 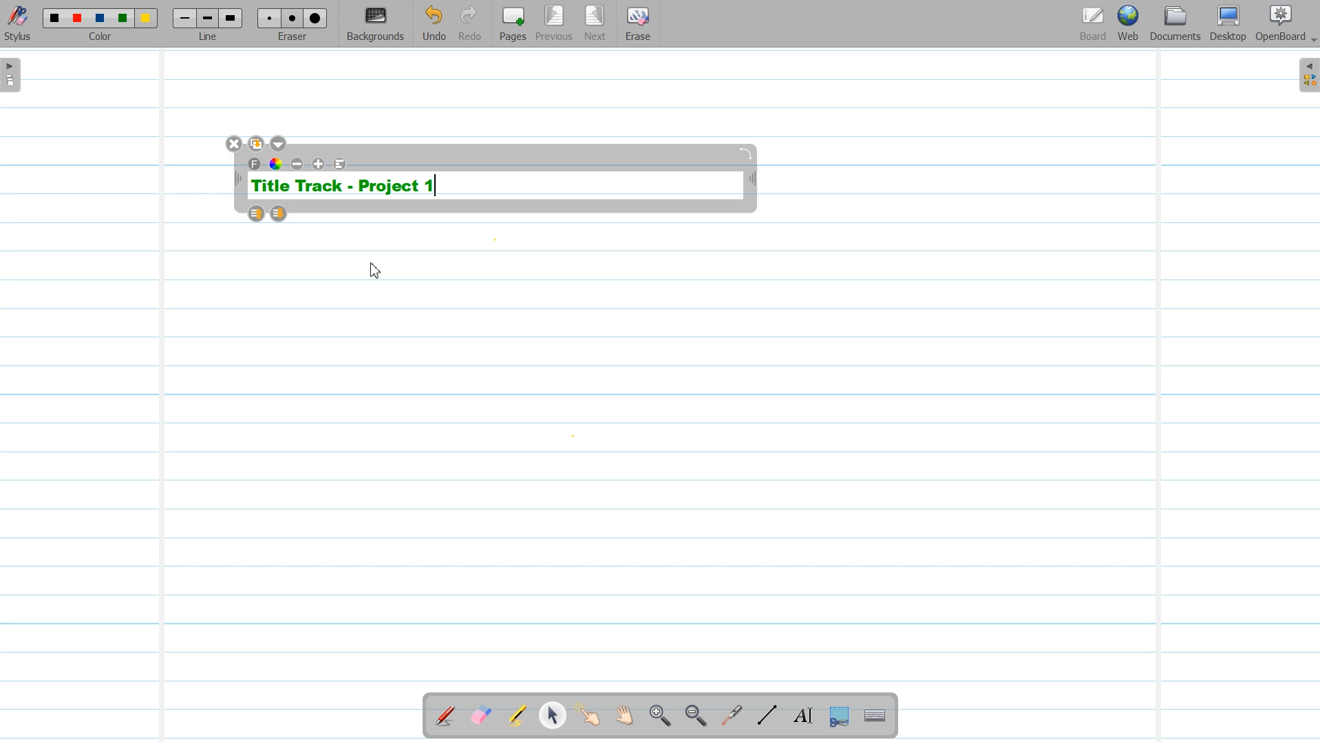 I want to click on Minimize text size, so click(x=298, y=164).